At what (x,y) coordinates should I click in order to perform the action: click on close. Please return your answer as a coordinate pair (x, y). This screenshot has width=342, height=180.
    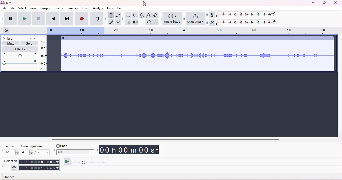
    Looking at the image, I should click on (336, 3).